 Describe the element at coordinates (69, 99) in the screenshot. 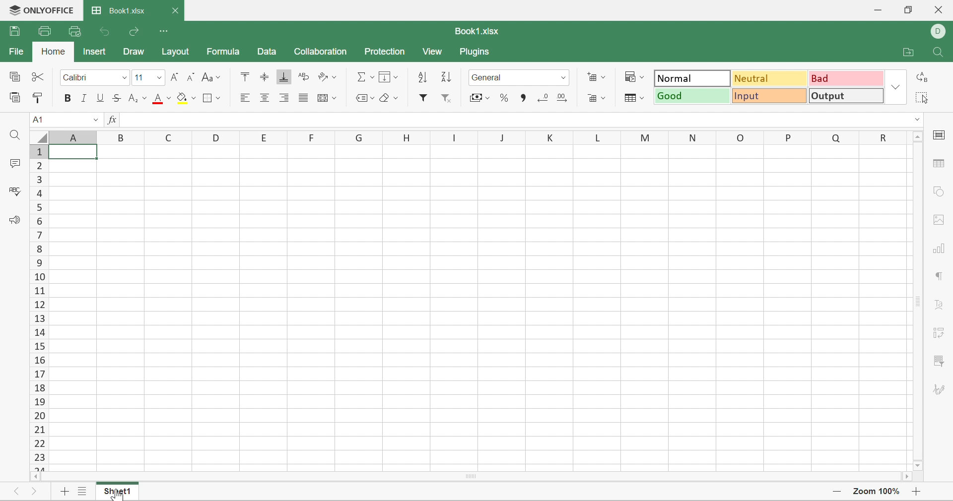

I see `bold` at that location.